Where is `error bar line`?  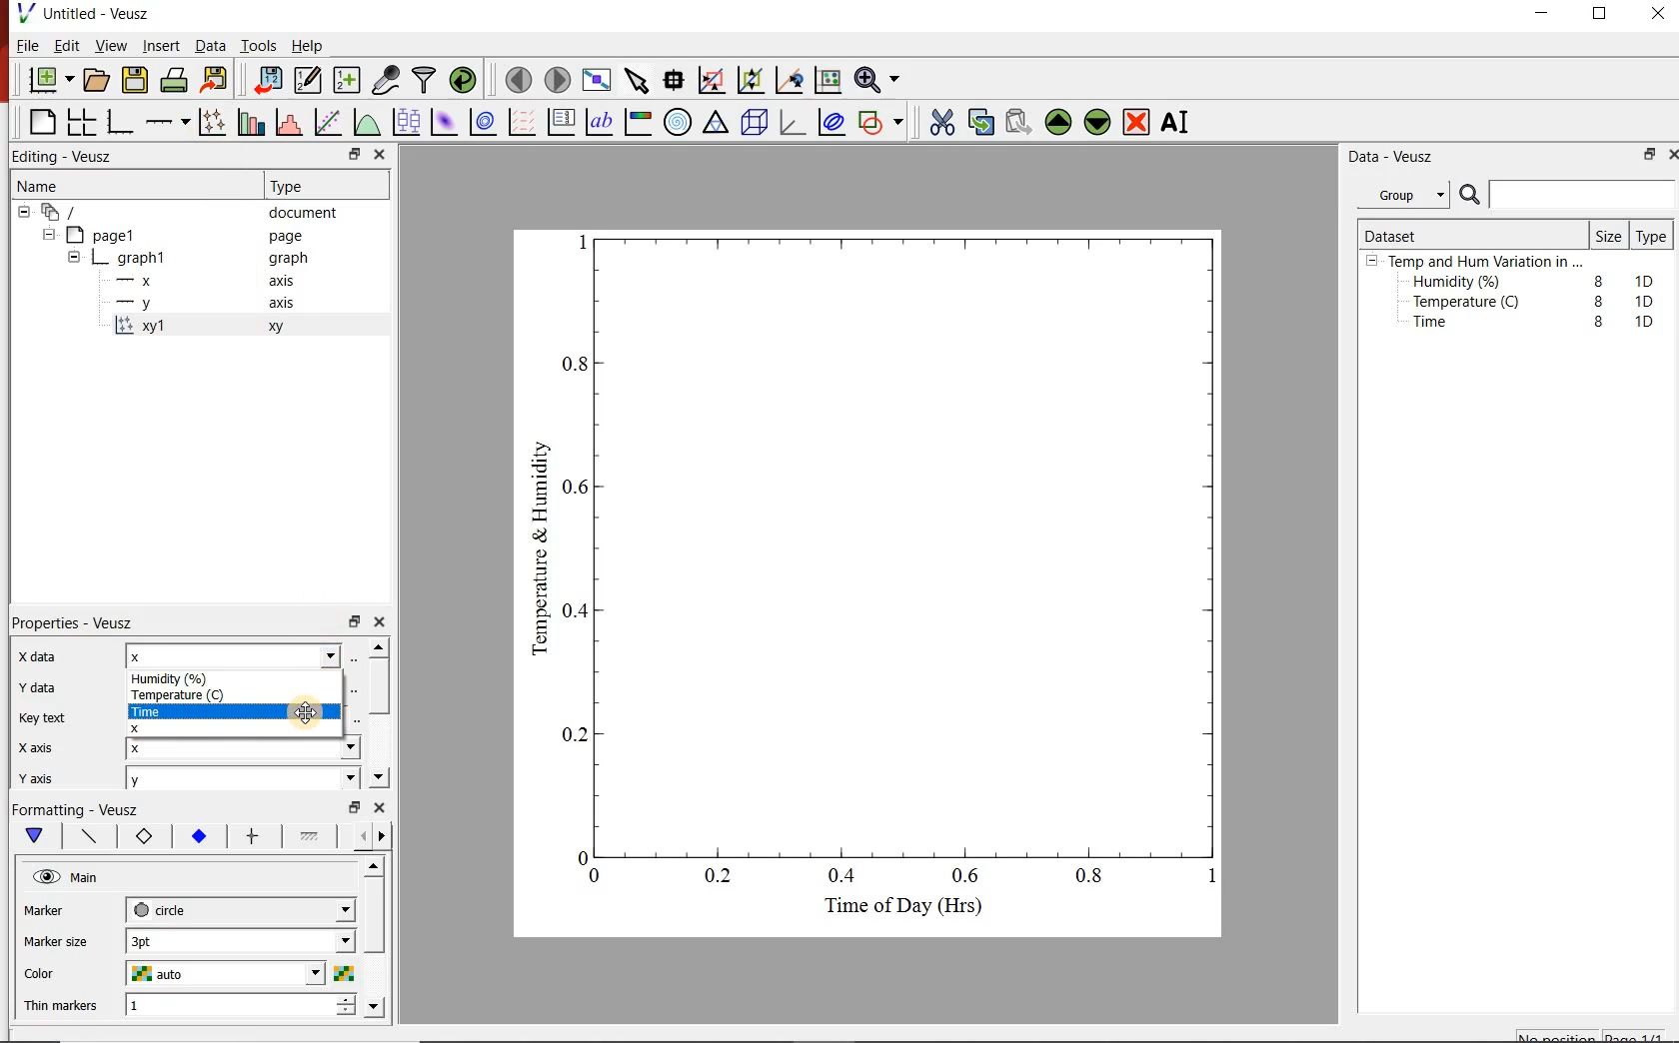 error bar line is located at coordinates (253, 835).